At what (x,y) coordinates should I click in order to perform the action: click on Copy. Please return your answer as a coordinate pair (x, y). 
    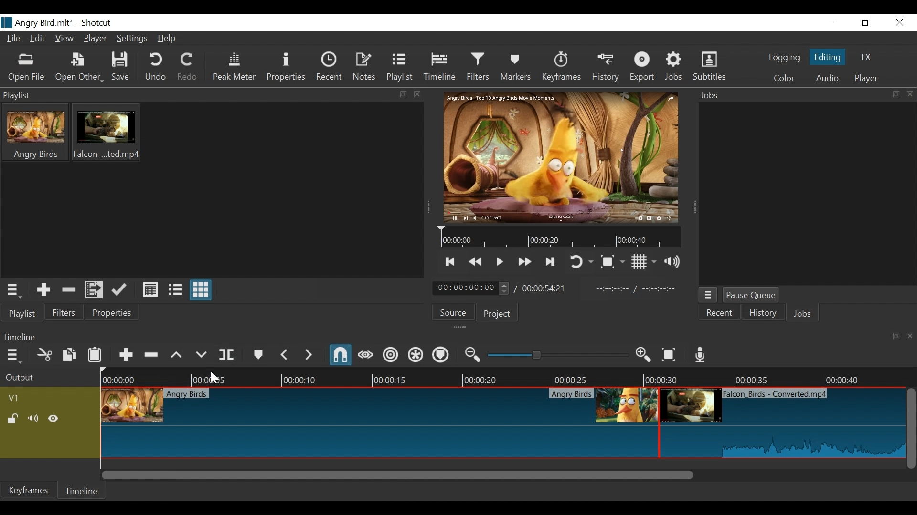
    Looking at the image, I should click on (69, 355).